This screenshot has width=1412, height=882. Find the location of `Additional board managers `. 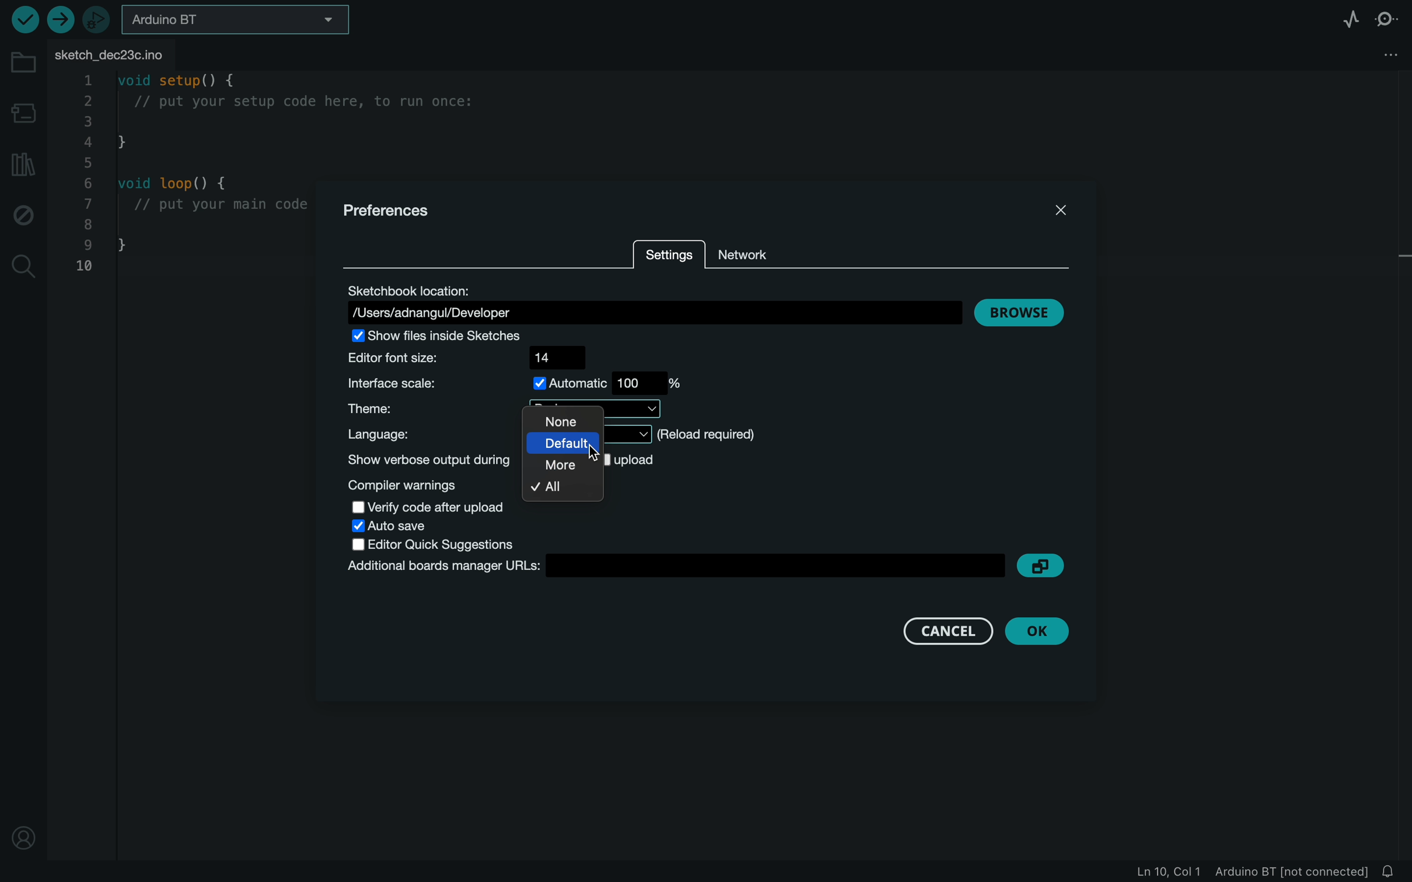

Additional board managers  is located at coordinates (705, 567).